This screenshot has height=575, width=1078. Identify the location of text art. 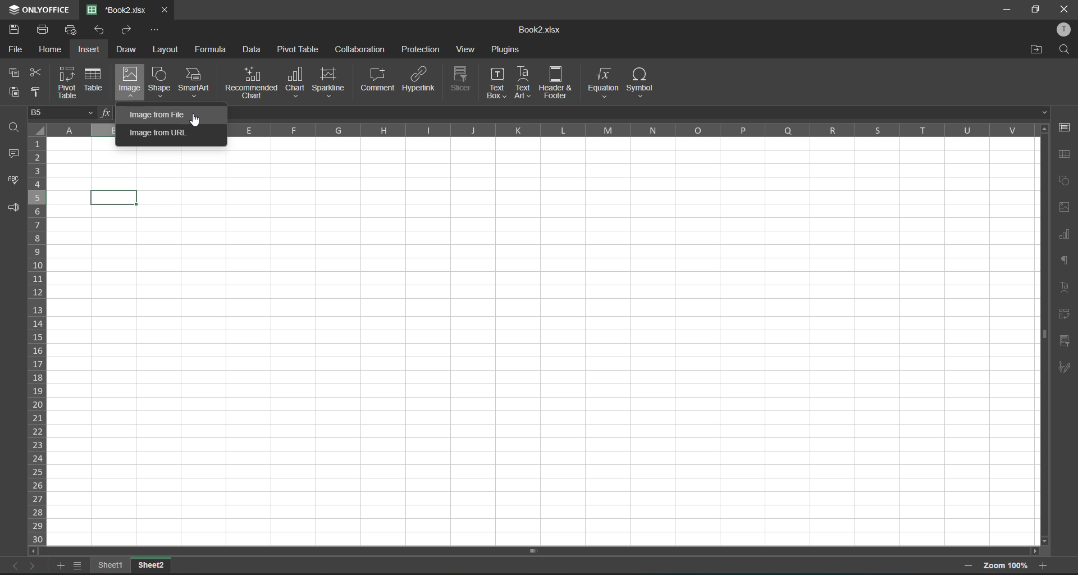
(522, 83).